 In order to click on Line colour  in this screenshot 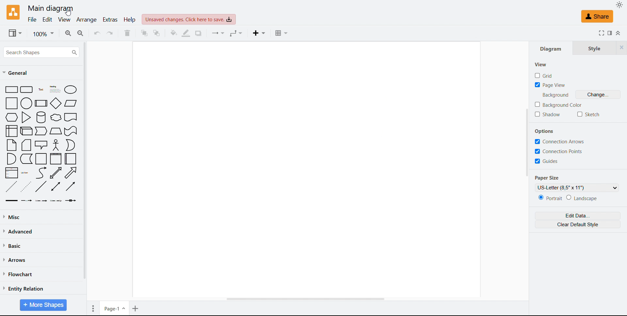, I will do `click(186, 34)`.